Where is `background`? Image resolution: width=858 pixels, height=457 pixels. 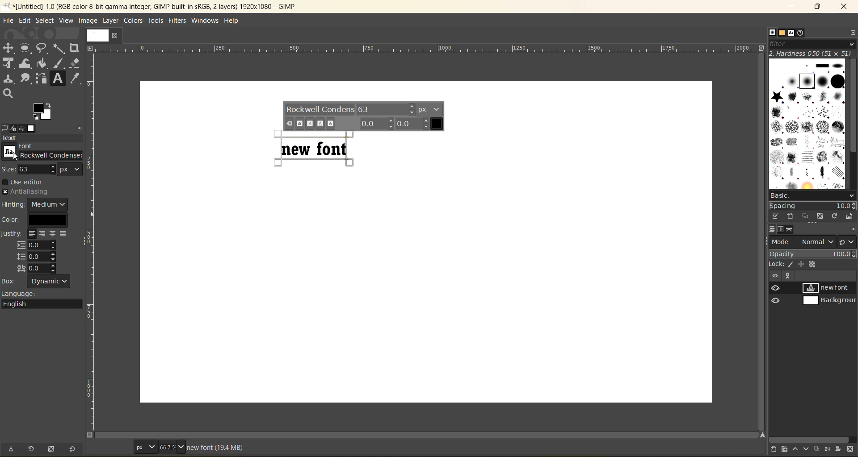 background is located at coordinates (831, 301).